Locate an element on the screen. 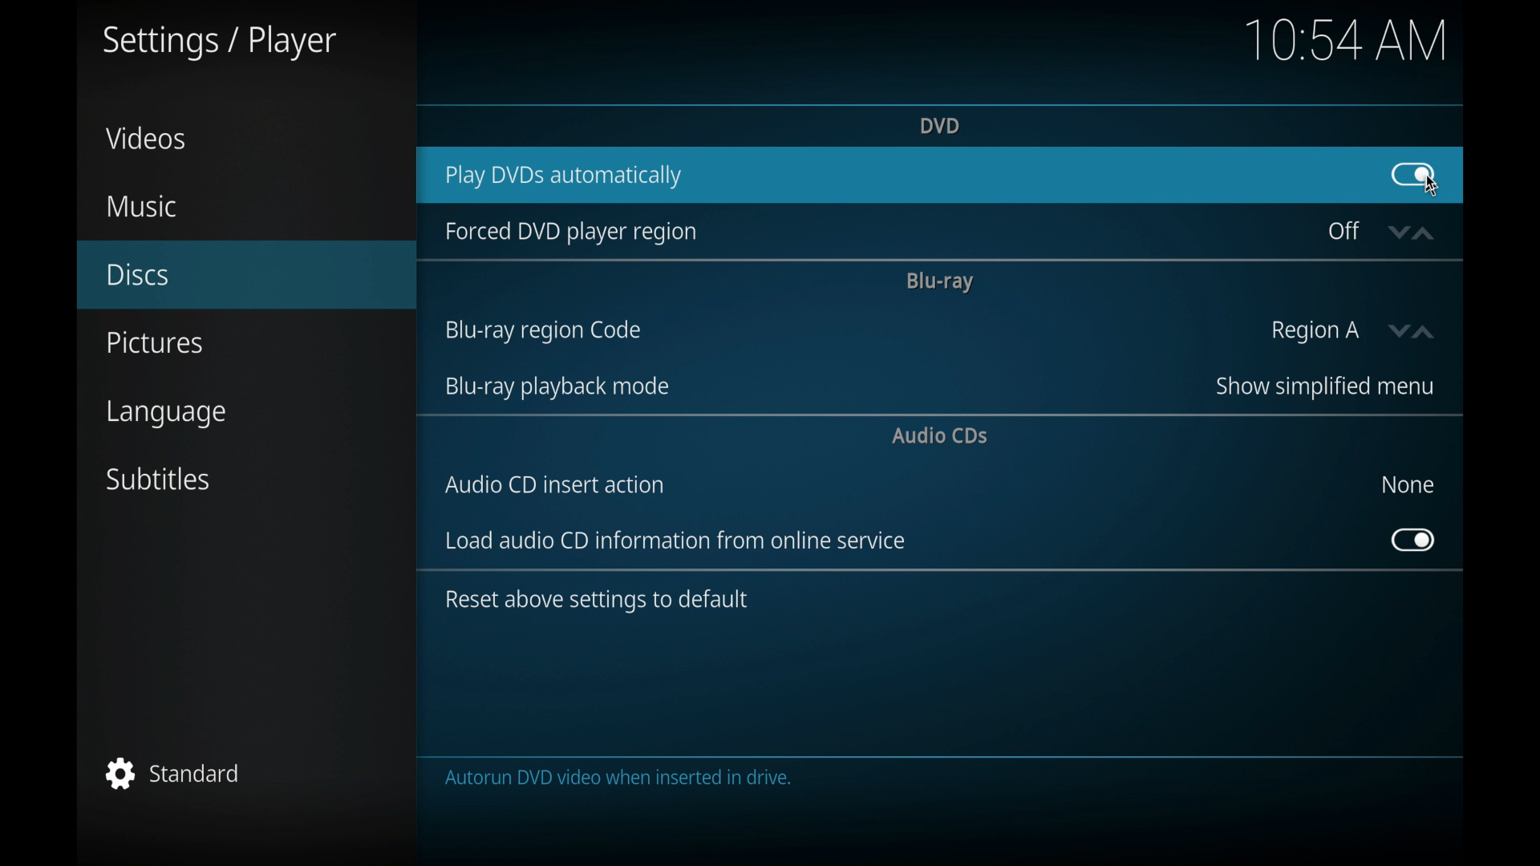 This screenshot has height=866, width=1540. load audio cd info from online services is located at coordinates (675, 540).